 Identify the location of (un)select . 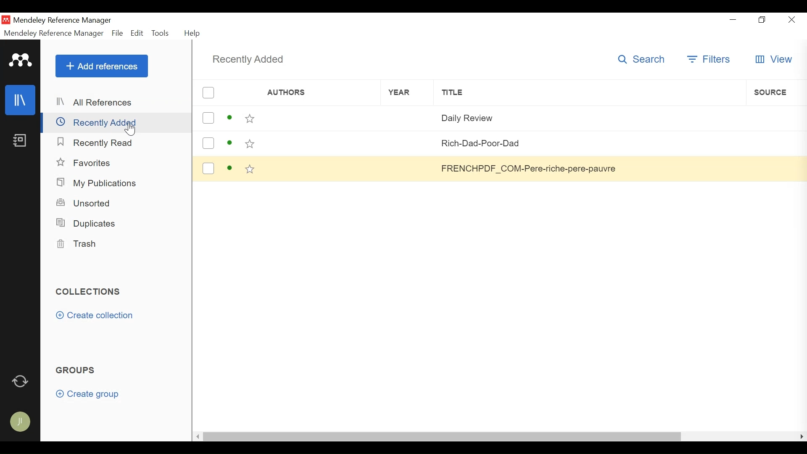
(208, 118).